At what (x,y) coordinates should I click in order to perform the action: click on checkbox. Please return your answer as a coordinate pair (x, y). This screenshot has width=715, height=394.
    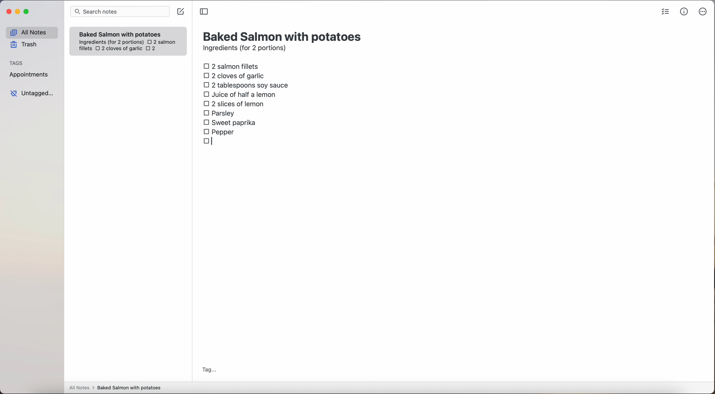
    Looking at the image, I should click on (210, 142).